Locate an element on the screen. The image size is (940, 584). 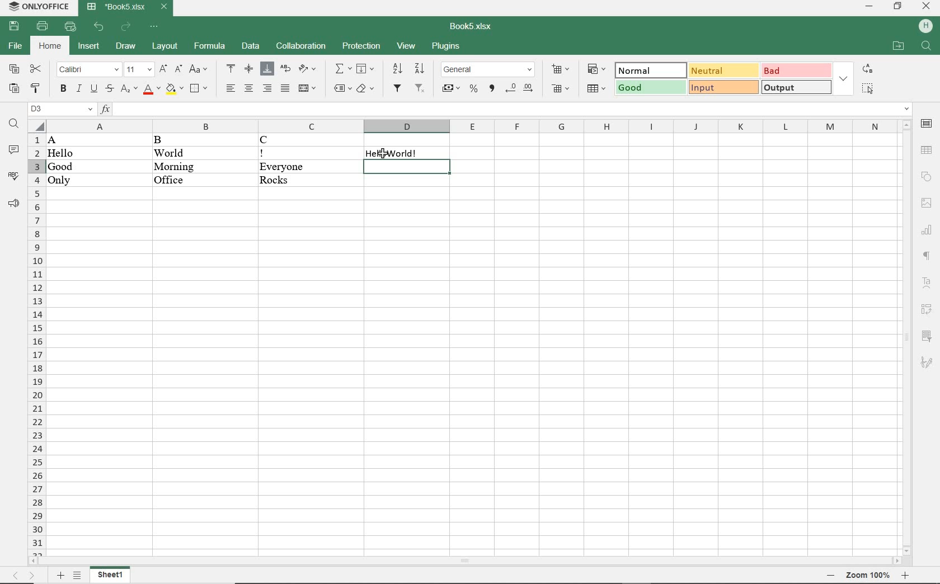
SUPPORT & FEEDBACK is located at coordinates (13, 202).